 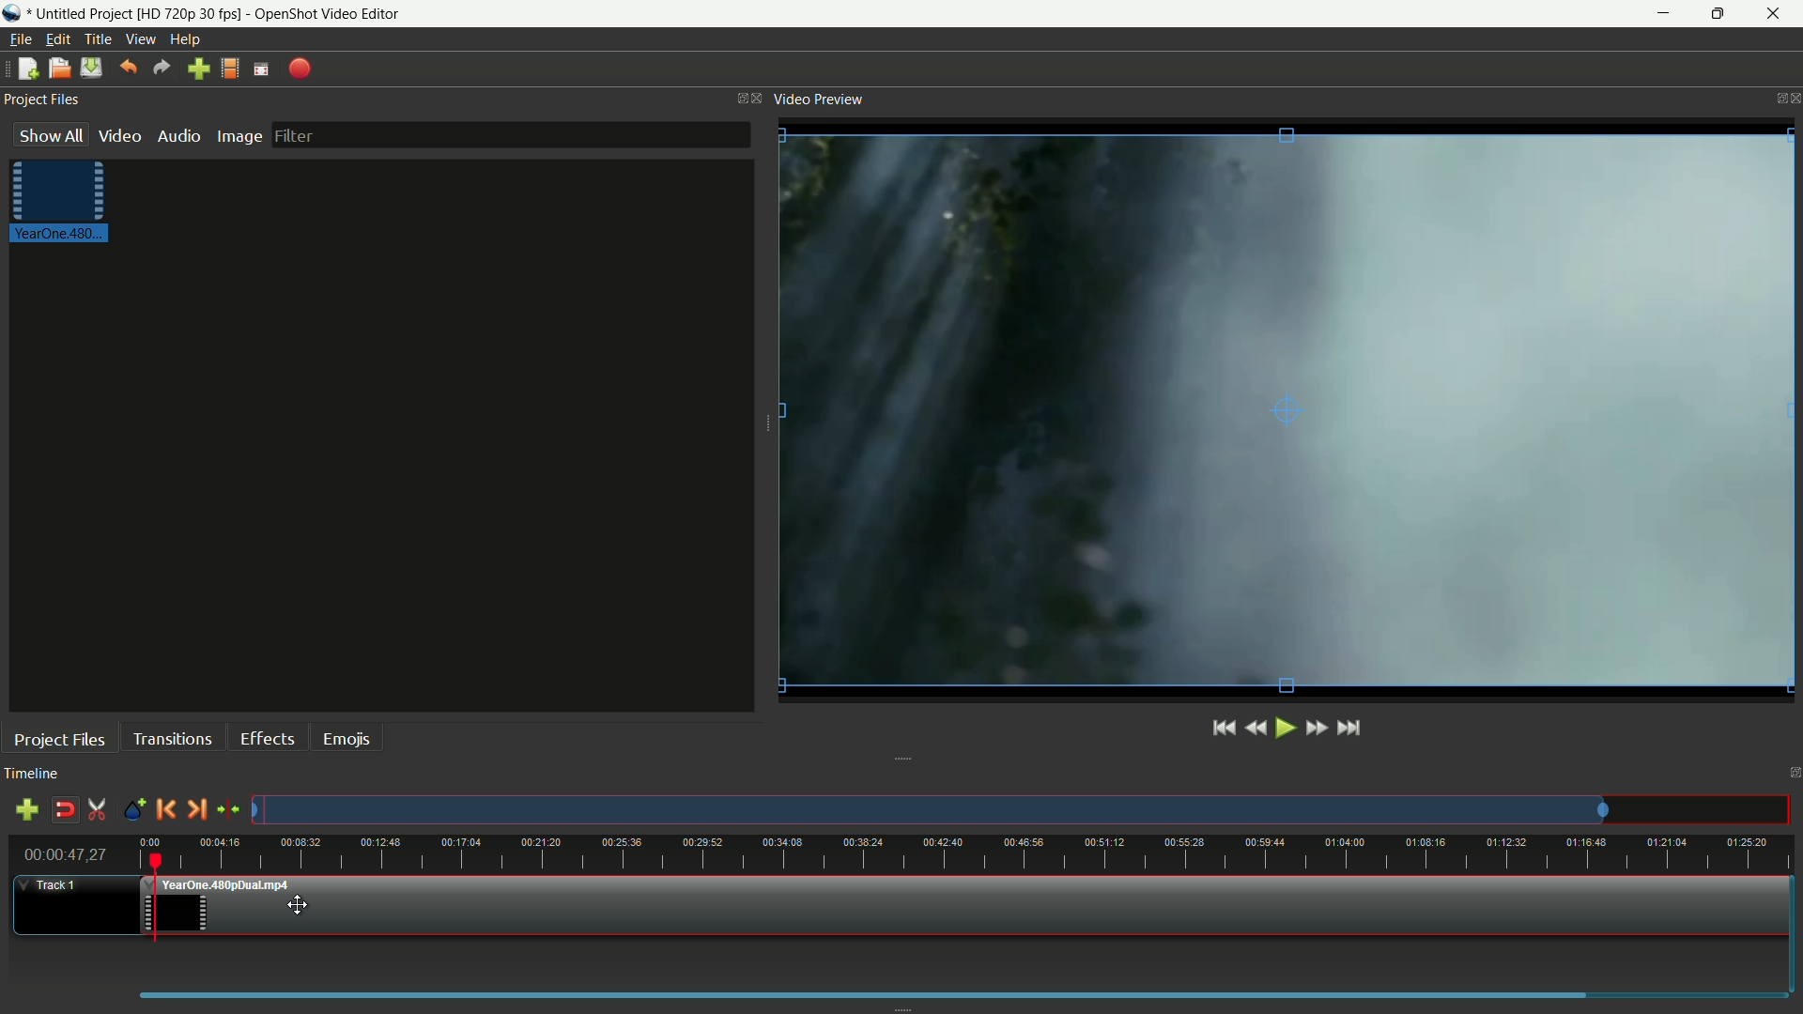 What do you see at coordinates (162, 69) in the screenshot?
I see `redo` at bounding box center [162, 69].